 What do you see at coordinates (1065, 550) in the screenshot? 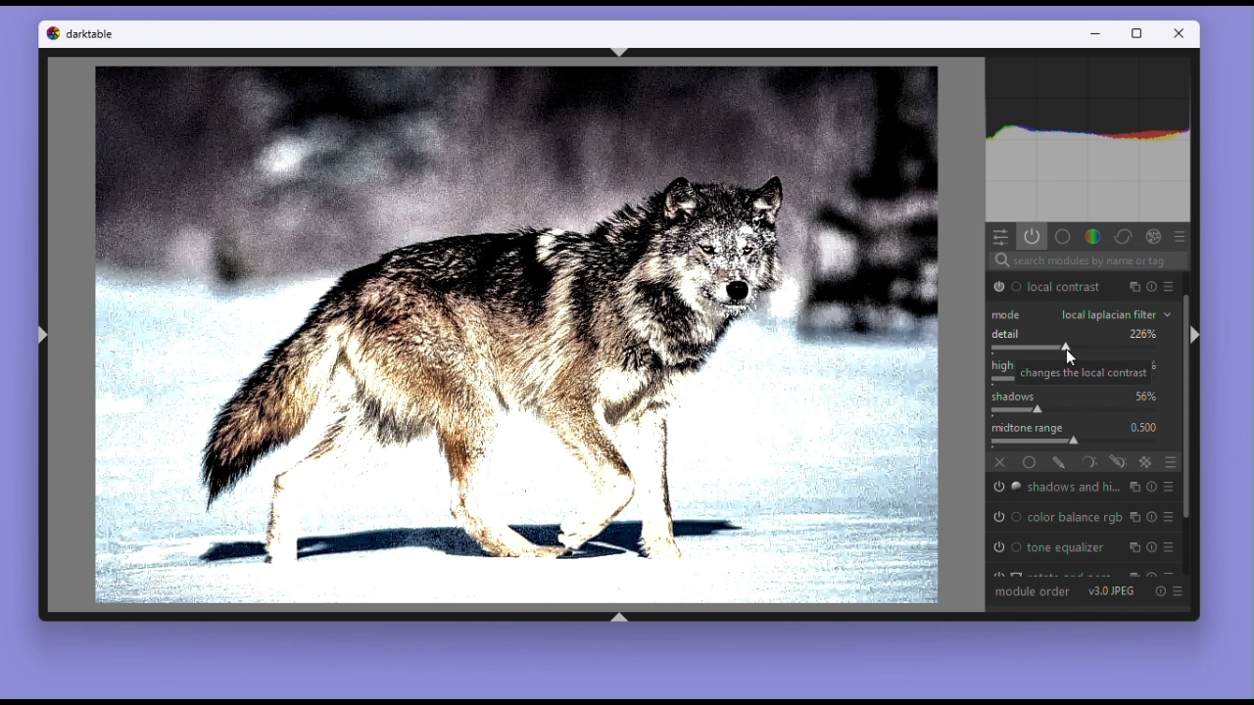
I see `Tone equalizer` at bounding box center [1065, 550].